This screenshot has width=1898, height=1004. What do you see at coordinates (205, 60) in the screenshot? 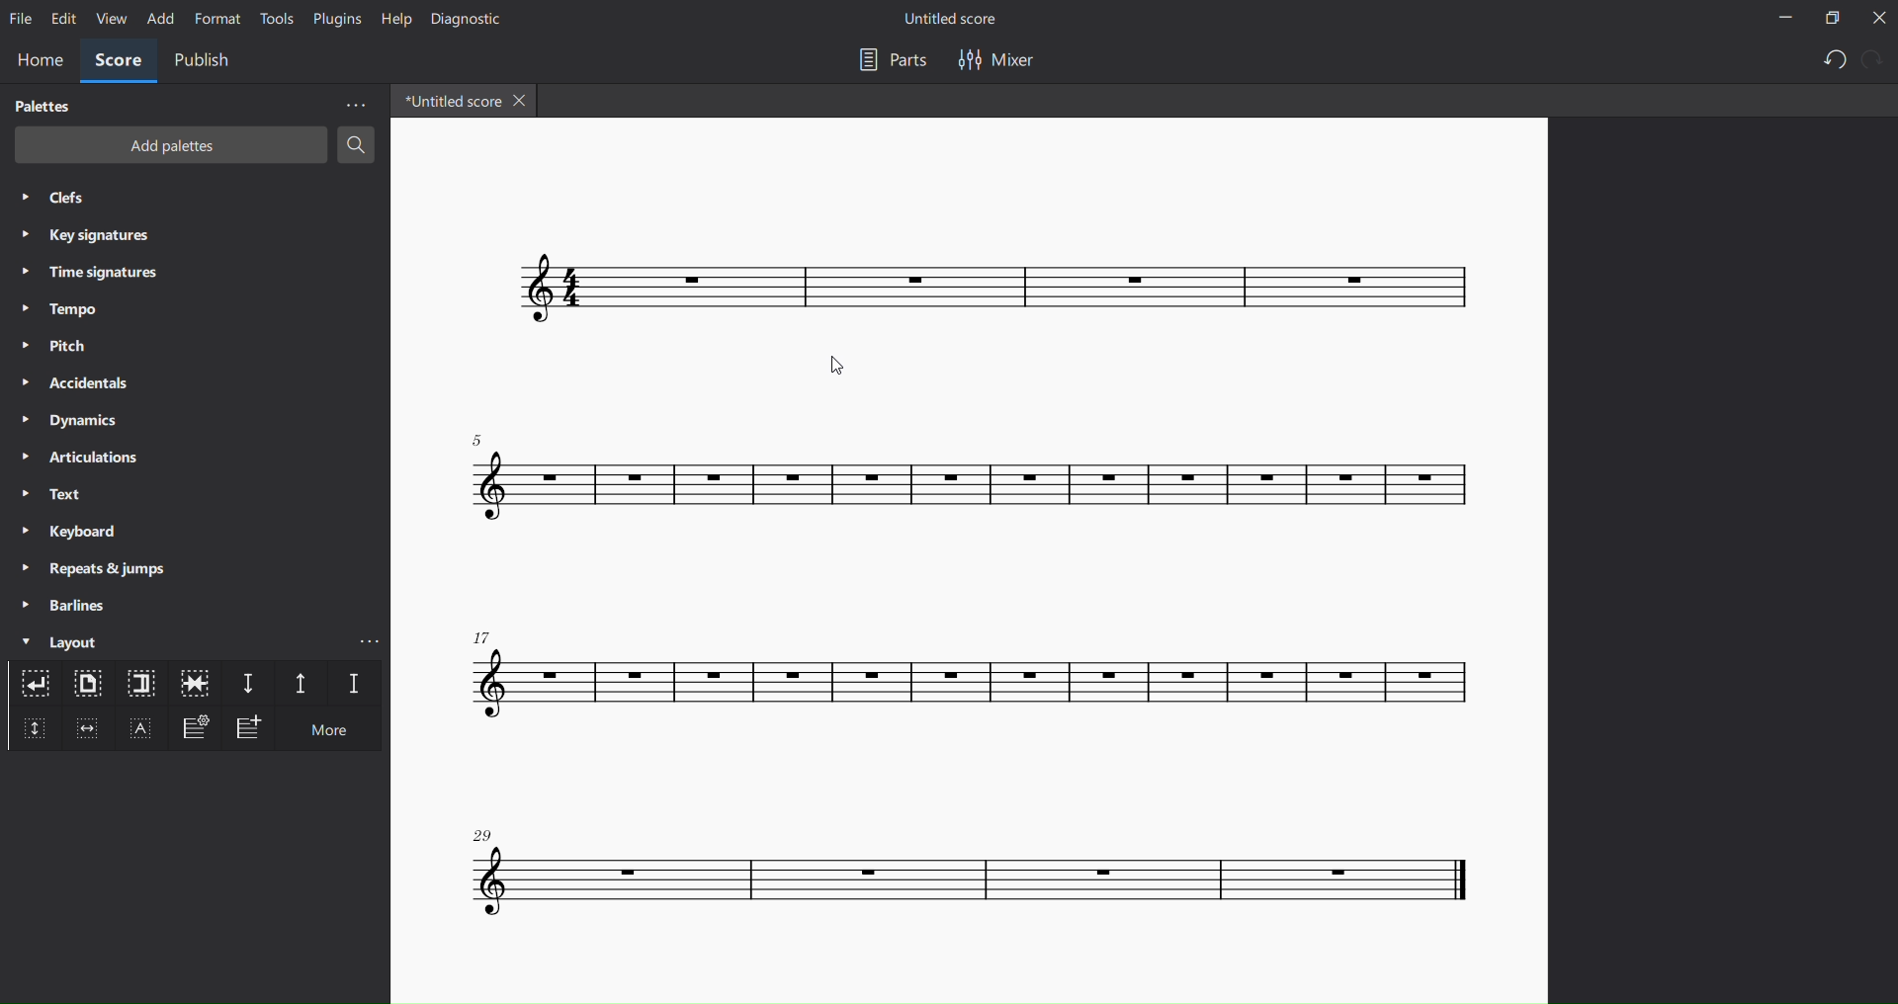
I see `publish` at bounding box center [205, 60].